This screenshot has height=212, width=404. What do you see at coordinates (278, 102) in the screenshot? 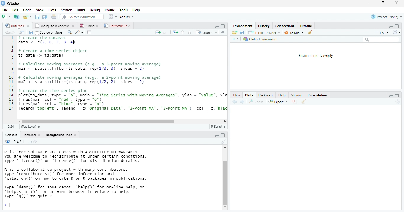
I see `export` at bounding box center [278, 102].